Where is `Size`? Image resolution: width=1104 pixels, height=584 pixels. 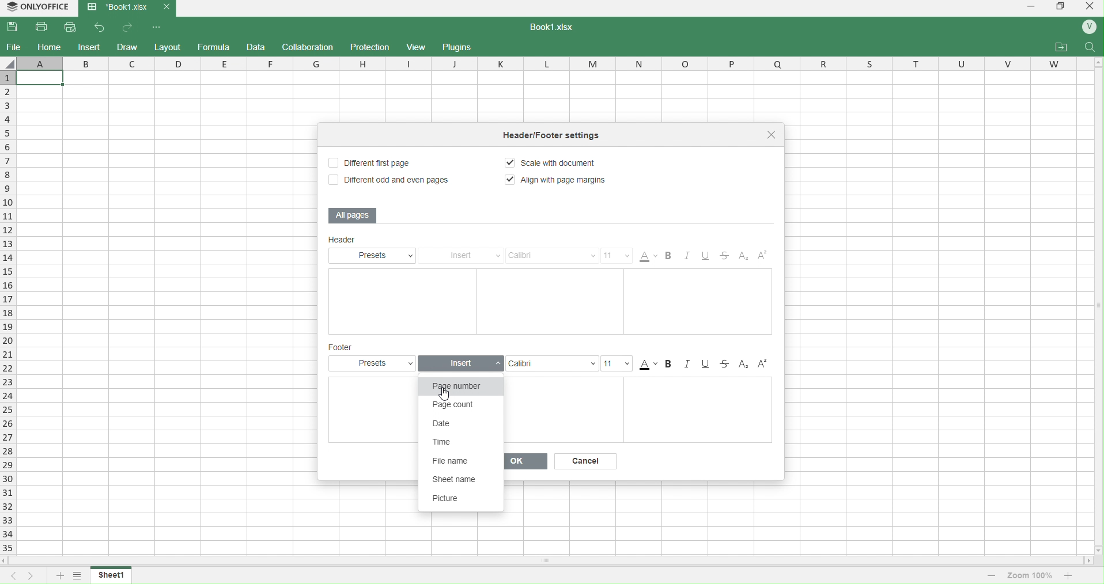
Size is located at coordinates (618, 363).